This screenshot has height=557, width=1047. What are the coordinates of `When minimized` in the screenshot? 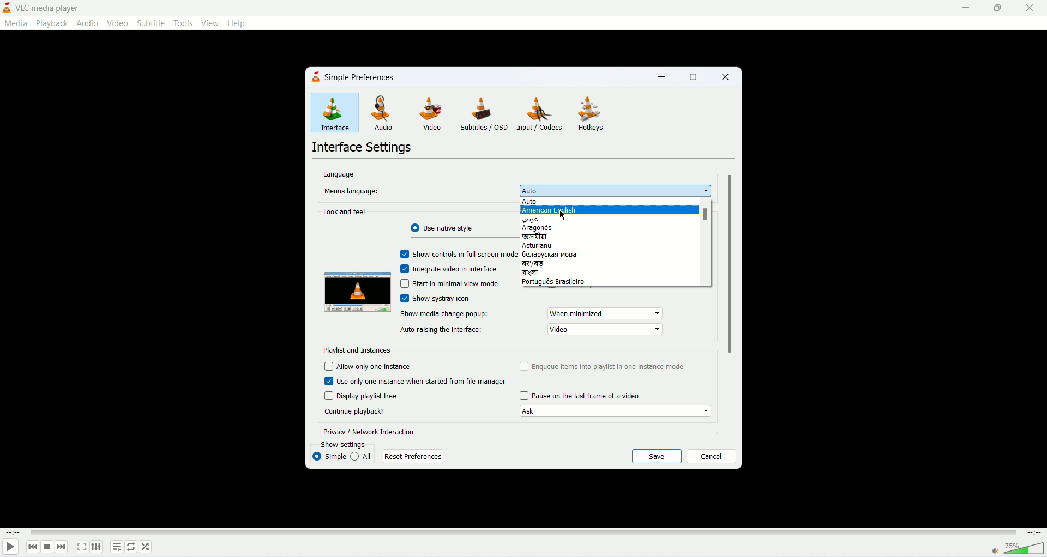 It's located at (605, 313).